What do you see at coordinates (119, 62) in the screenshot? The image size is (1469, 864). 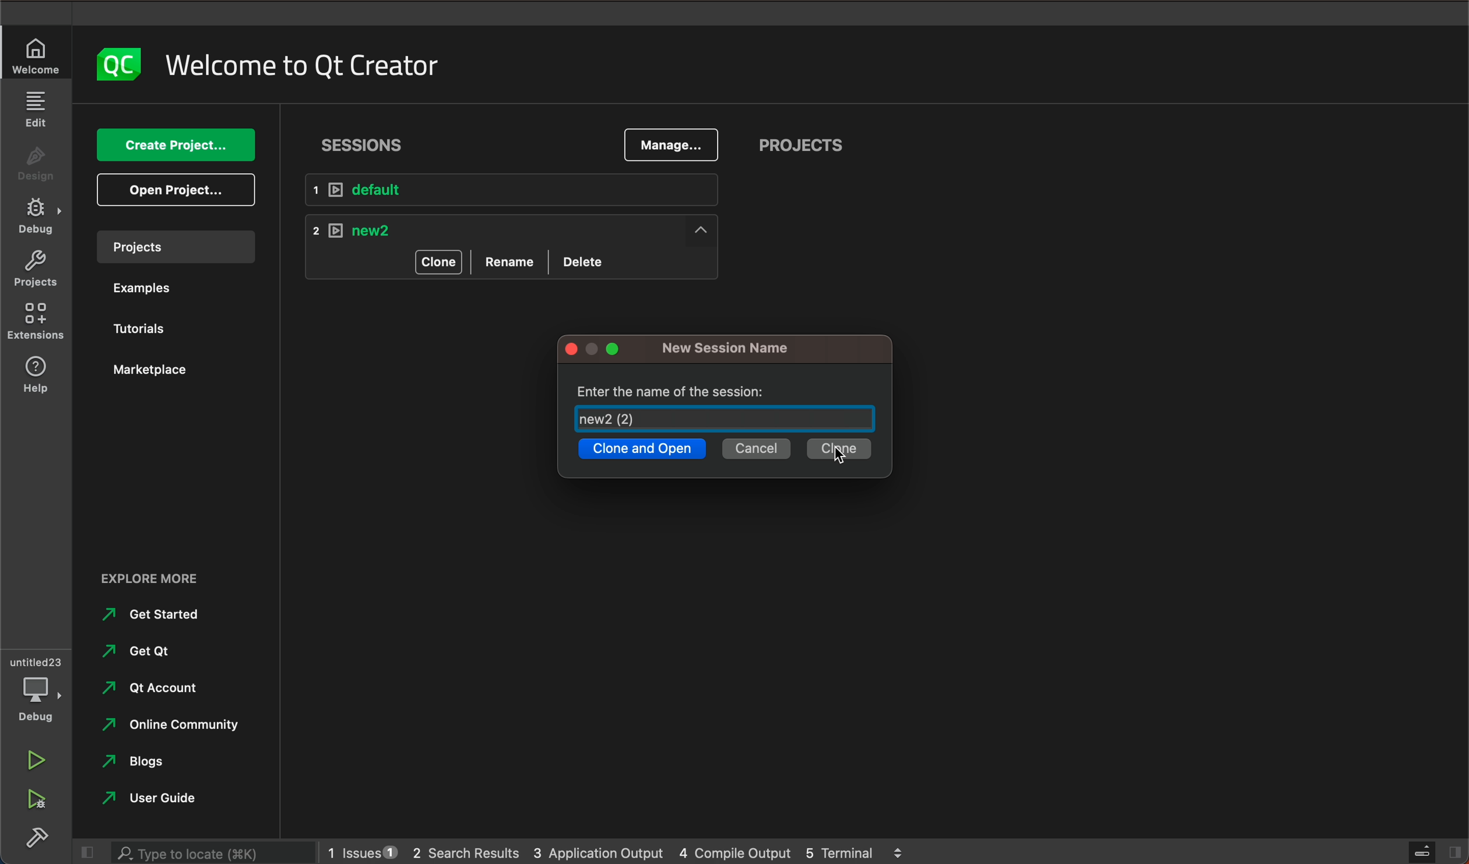 I see `logo` at bounding box center [119, 62].